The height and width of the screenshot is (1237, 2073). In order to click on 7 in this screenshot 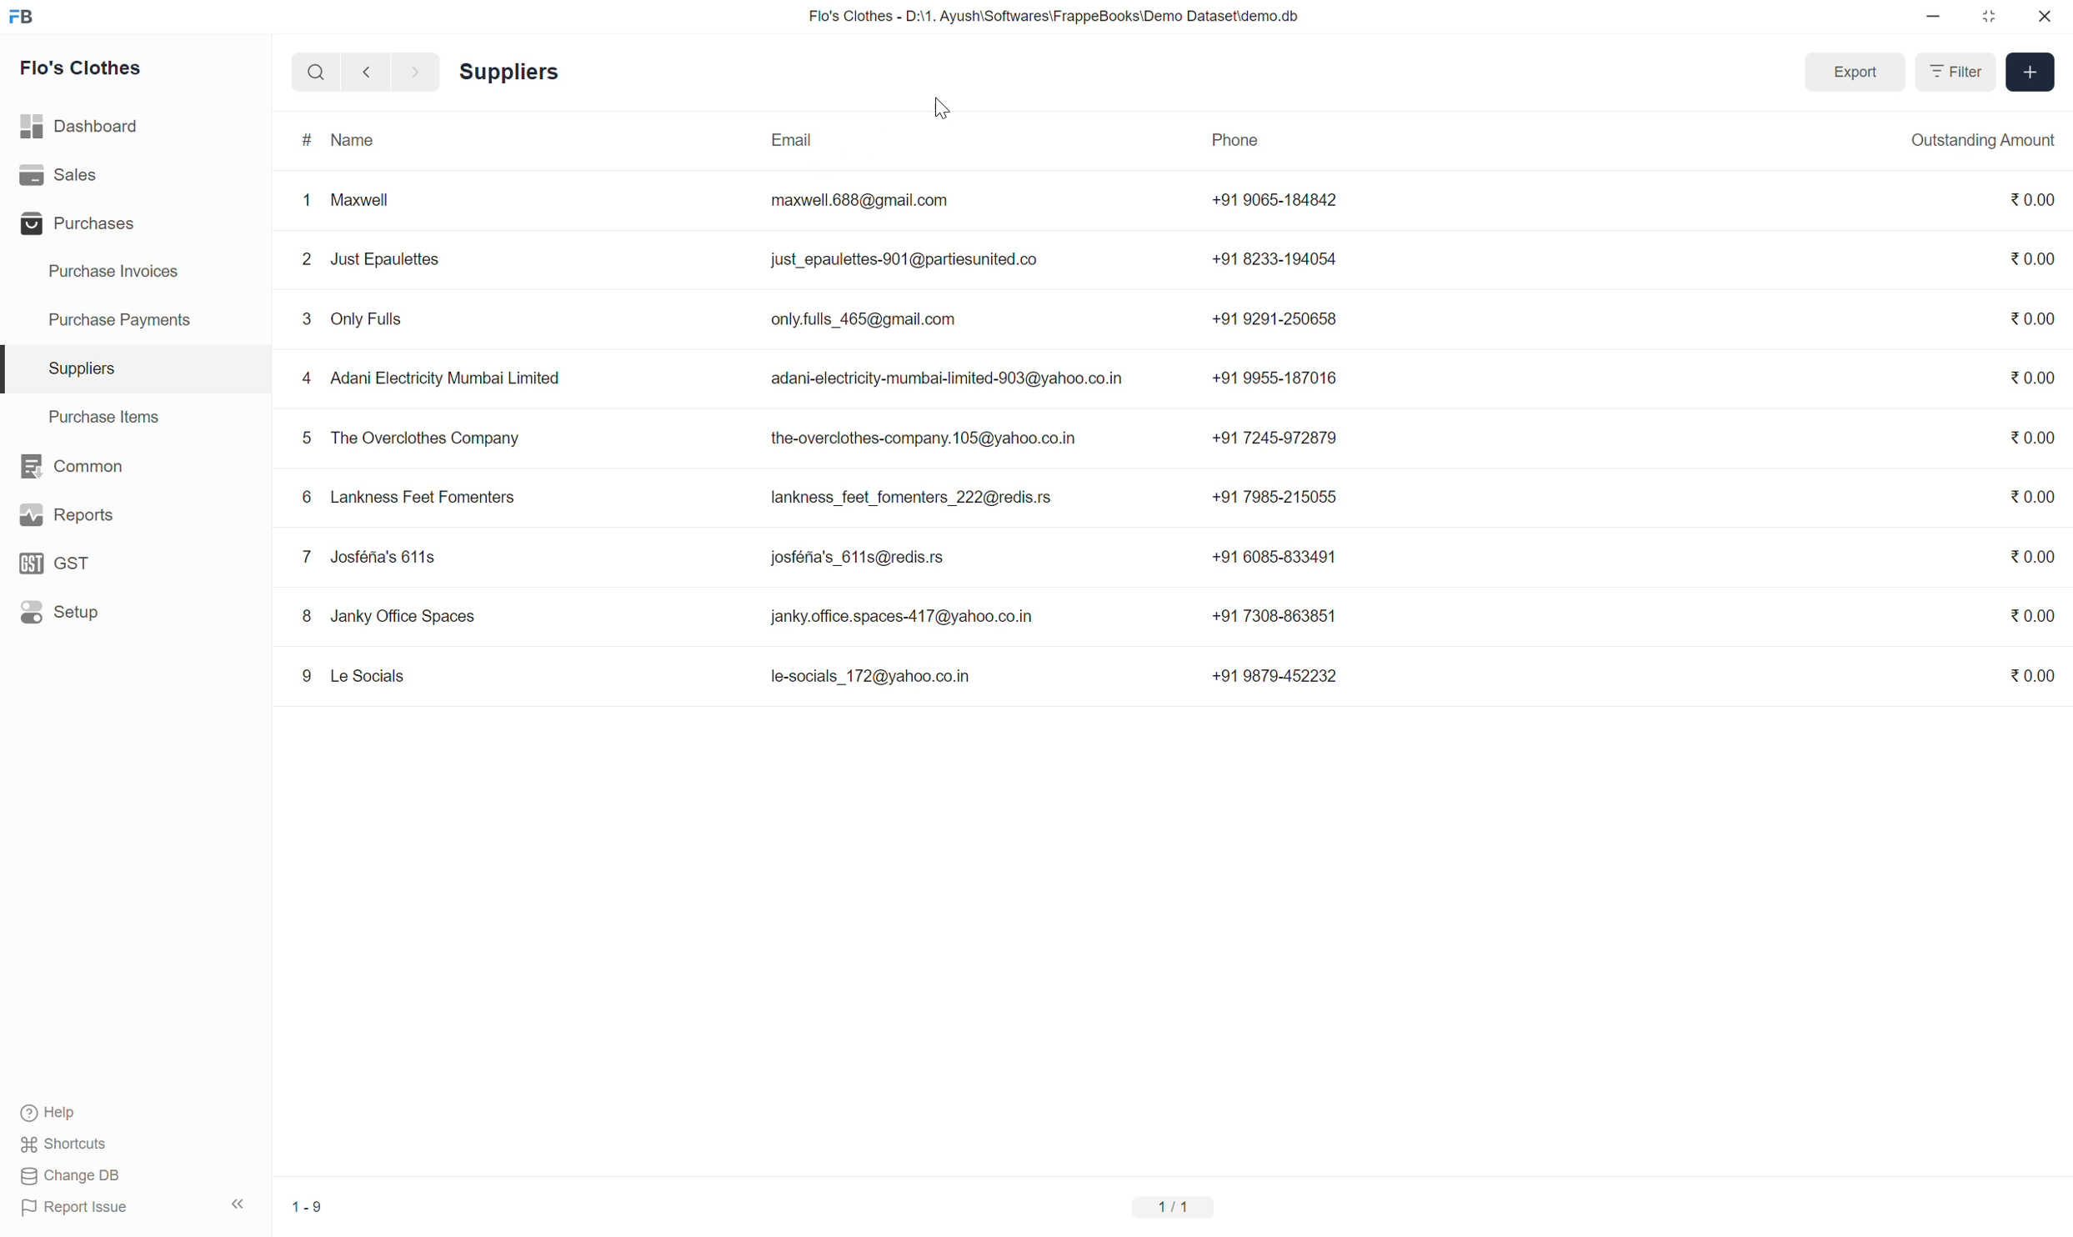, I will do `click(308, 557)`.